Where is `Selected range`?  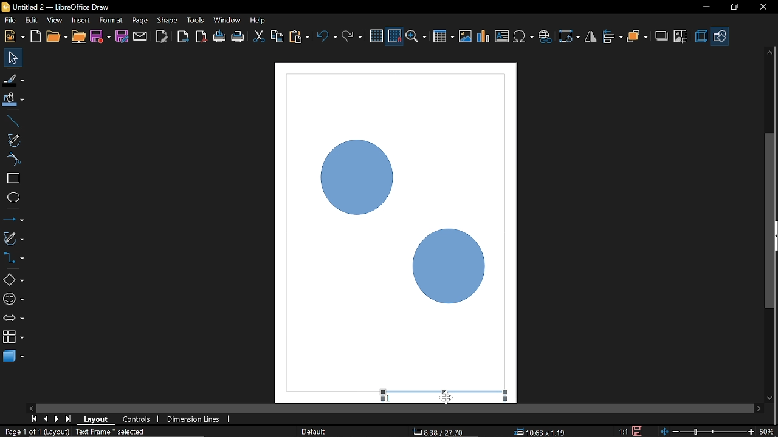 Selected range is located at coordinates (445, 393).